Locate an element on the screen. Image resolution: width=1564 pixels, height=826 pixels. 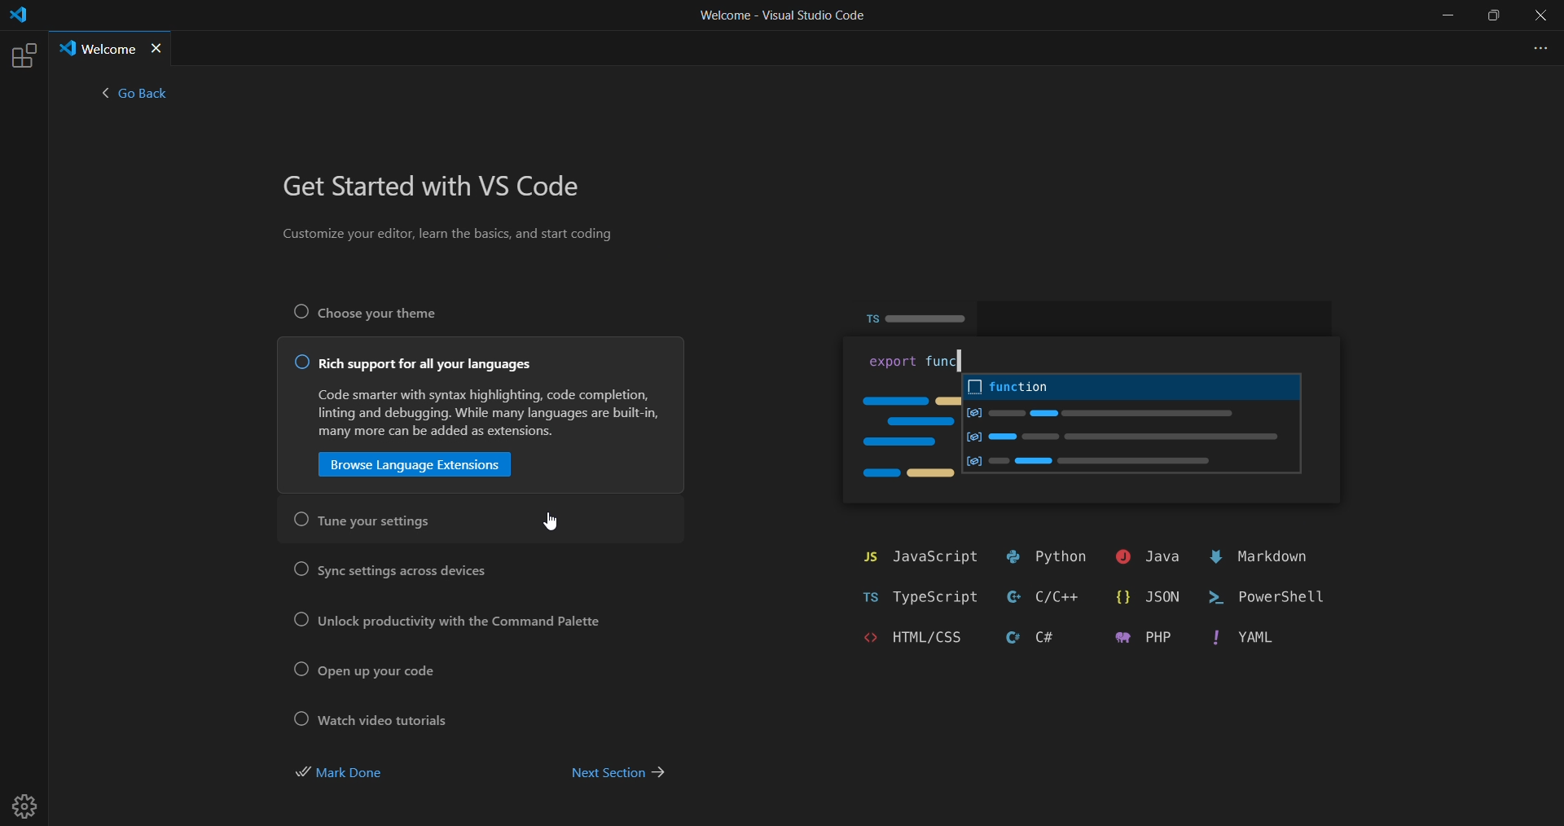
open up your code is located at coordinates (371, 670).